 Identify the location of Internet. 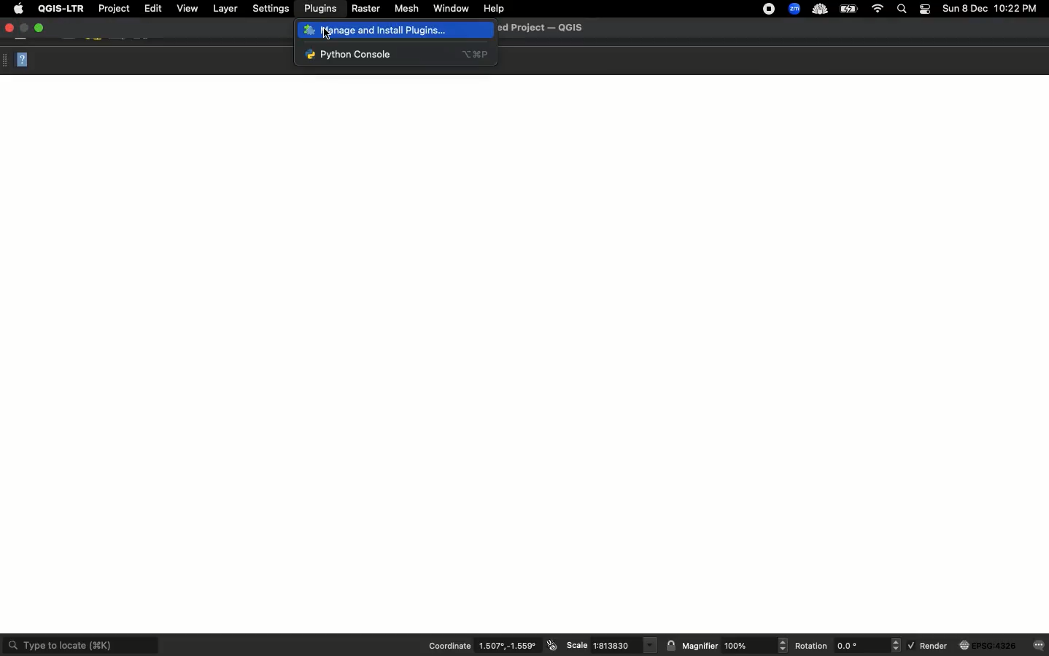
(877, 8).